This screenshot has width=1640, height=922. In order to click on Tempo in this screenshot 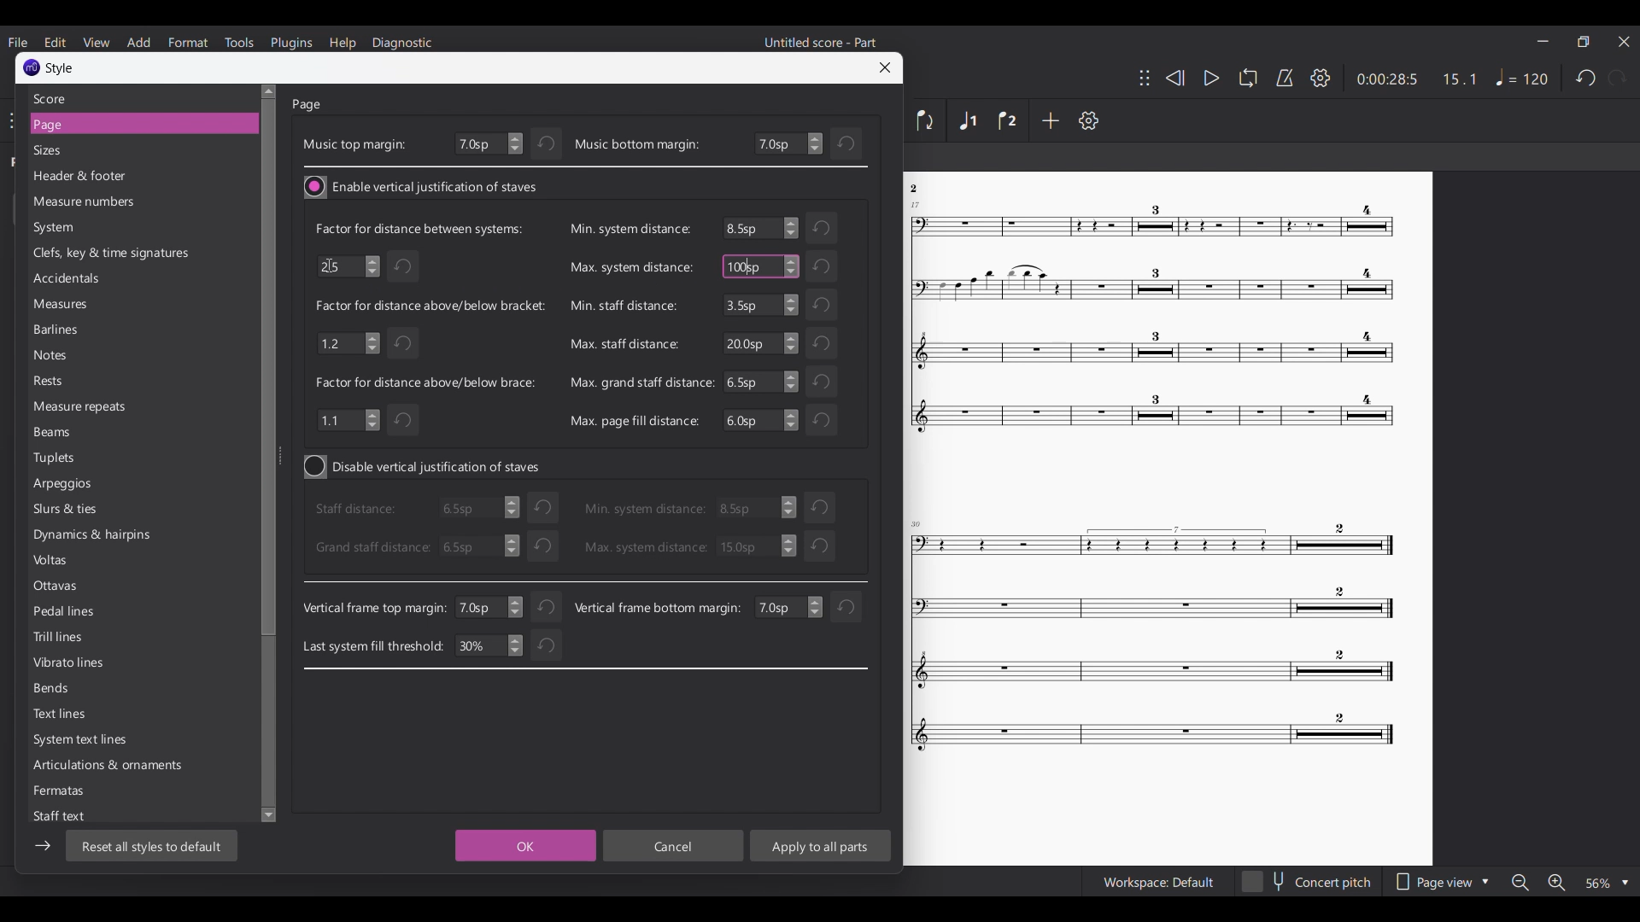, I will do `click(1521, 77)`.